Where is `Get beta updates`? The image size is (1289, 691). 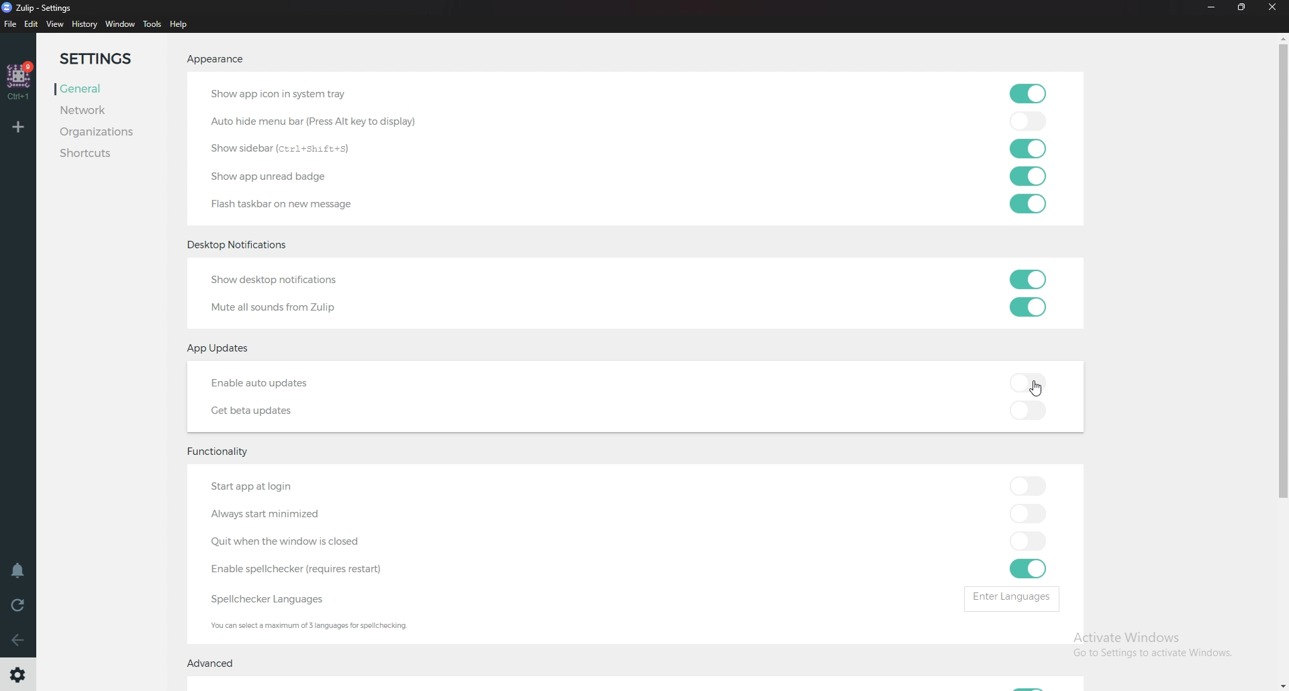
Get beta updates is located at coordinates (260, 412).